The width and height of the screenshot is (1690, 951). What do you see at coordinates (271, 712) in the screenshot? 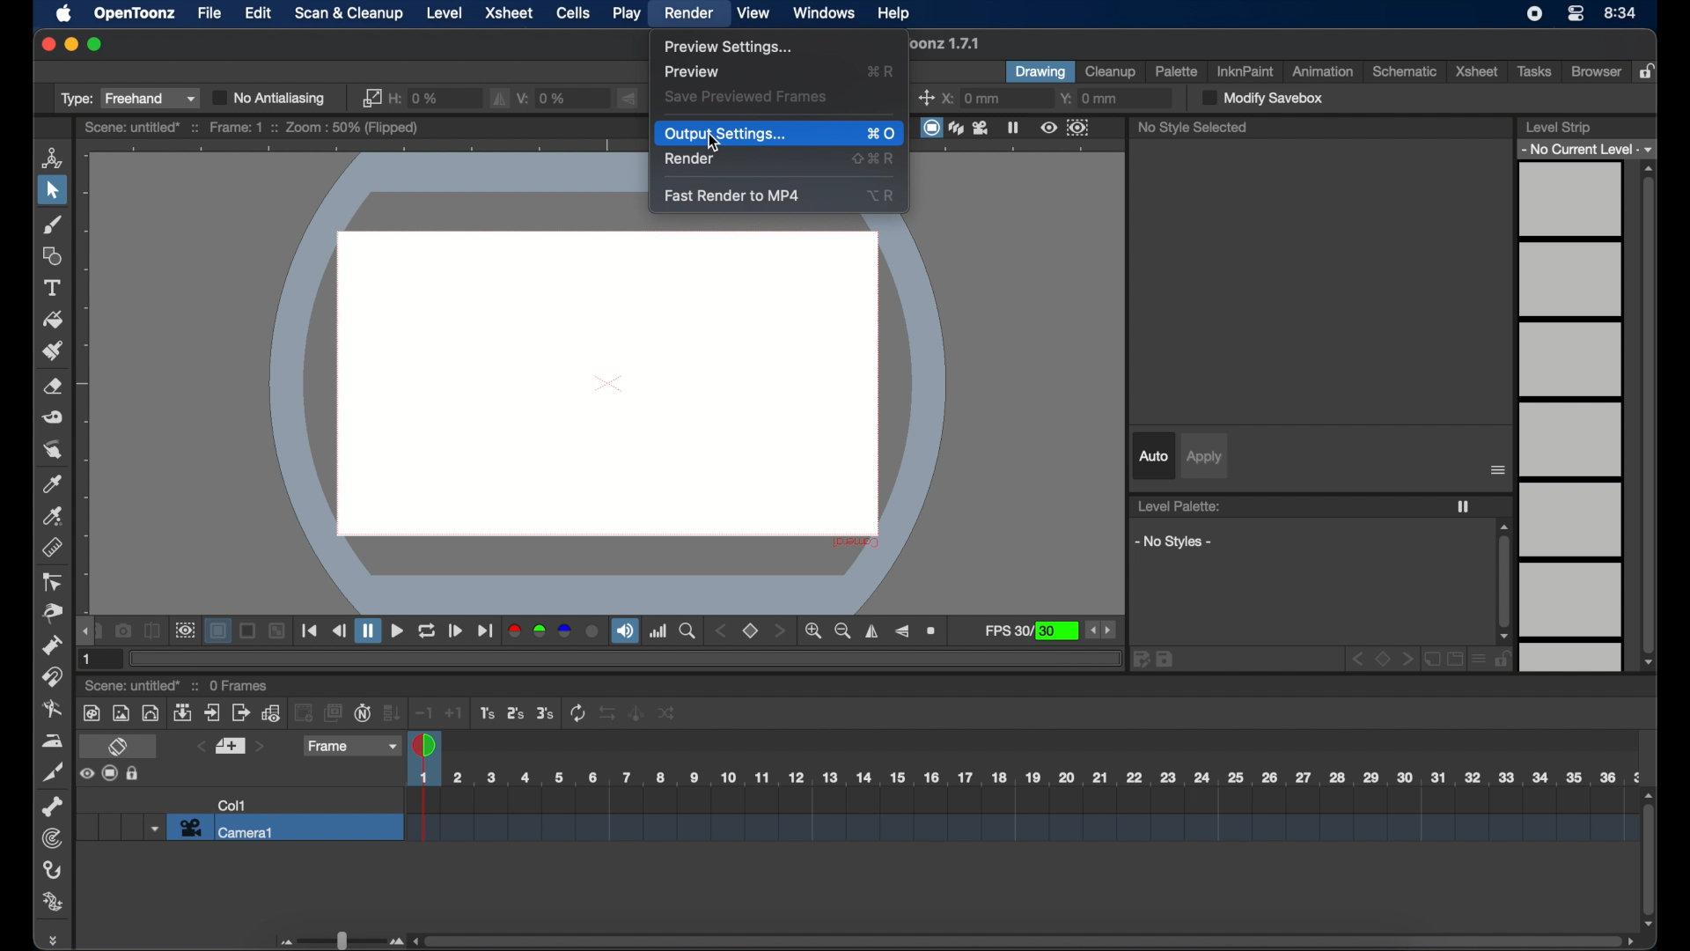
I see `` at bounding box center [271, 712].